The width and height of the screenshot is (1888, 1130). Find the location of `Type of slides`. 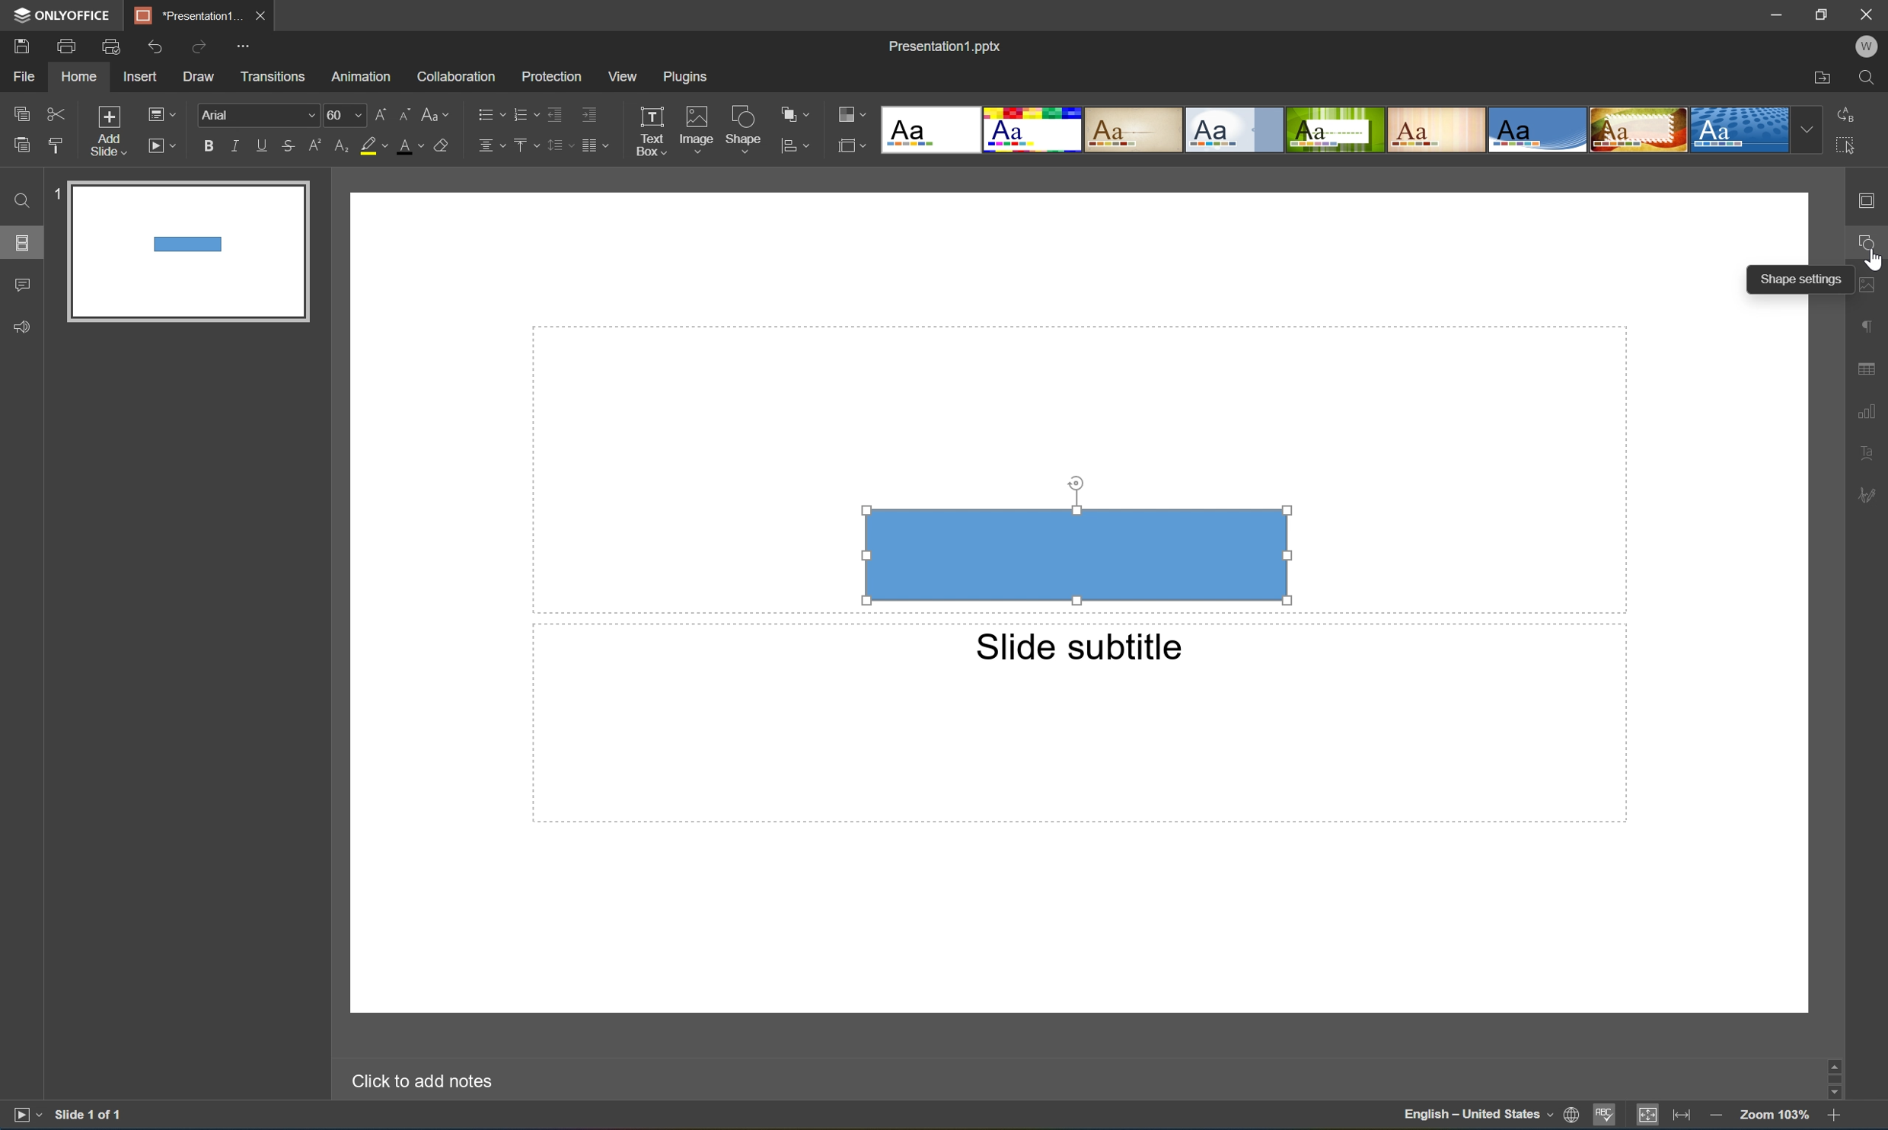

Type of slides is located at coordinates (1349, 130).